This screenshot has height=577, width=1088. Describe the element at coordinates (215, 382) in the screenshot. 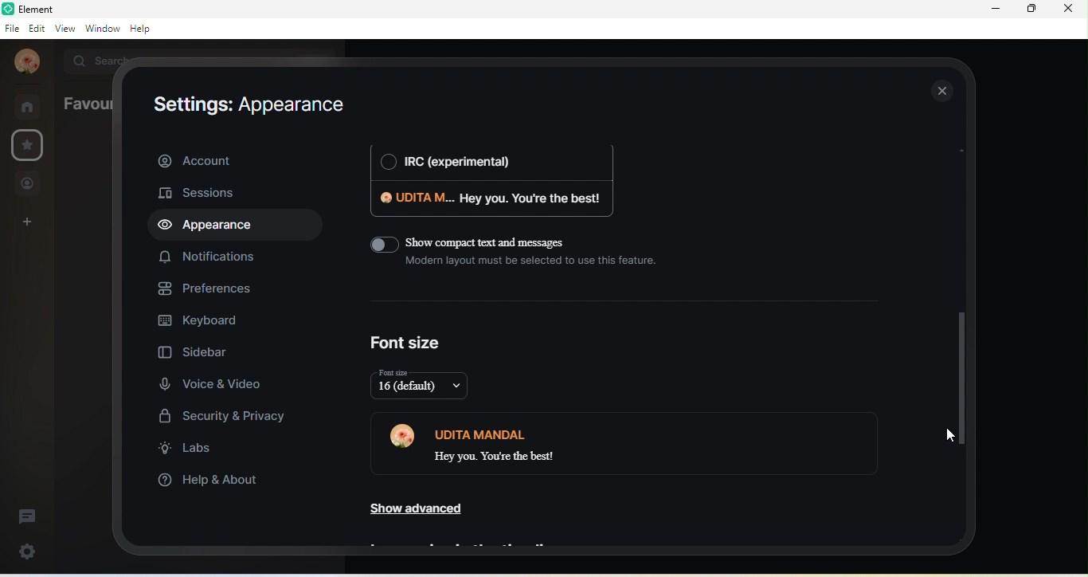

I see `voice and video` at that location.